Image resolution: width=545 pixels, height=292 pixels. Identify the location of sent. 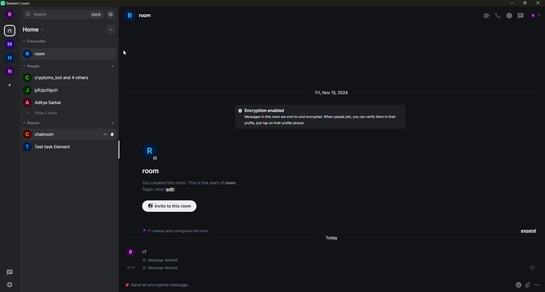
(532, 268).